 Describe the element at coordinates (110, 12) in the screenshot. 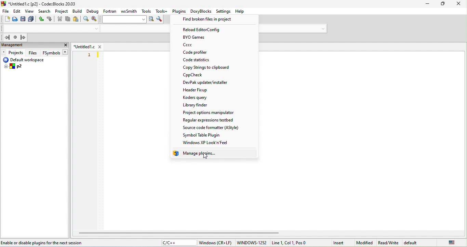

I see `fortran` at that location.